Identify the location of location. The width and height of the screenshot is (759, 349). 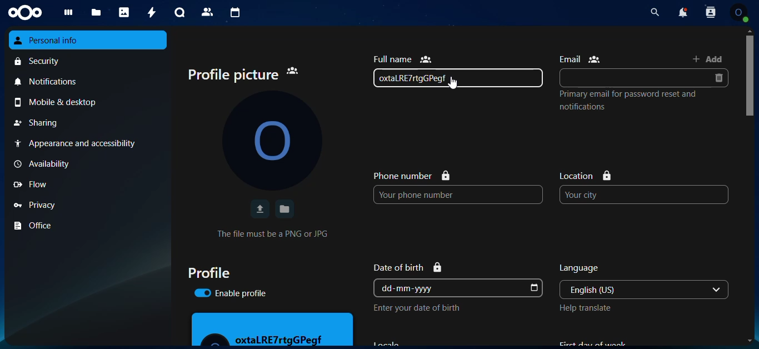
(586, 176).